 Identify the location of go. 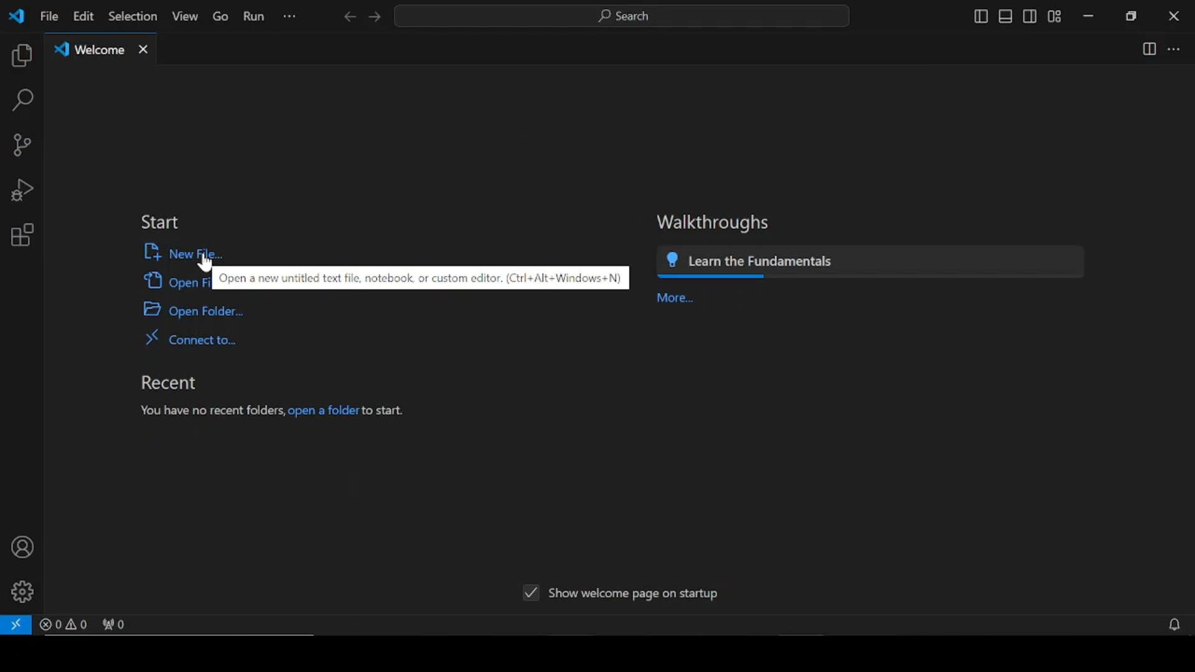
(222, 17).